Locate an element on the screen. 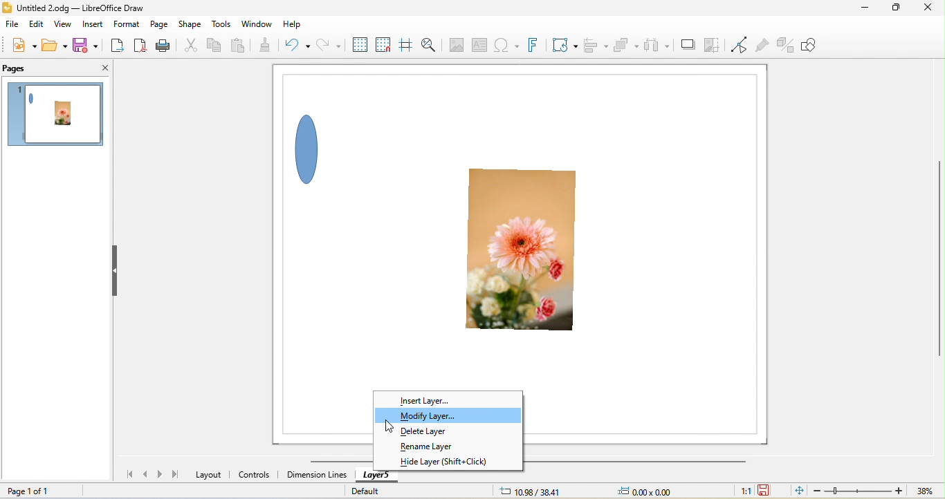 Image resolution: width=945 pixels, height=499 pixels. select at least three object to distribute is located at coordinates (657, 44).